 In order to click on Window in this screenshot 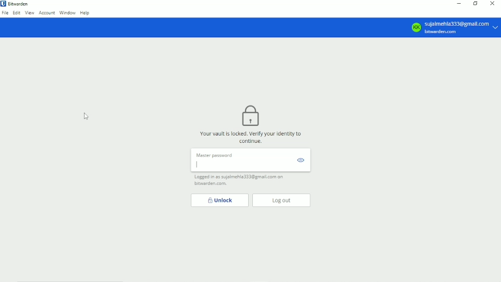, I will do `click(67, 12)`.